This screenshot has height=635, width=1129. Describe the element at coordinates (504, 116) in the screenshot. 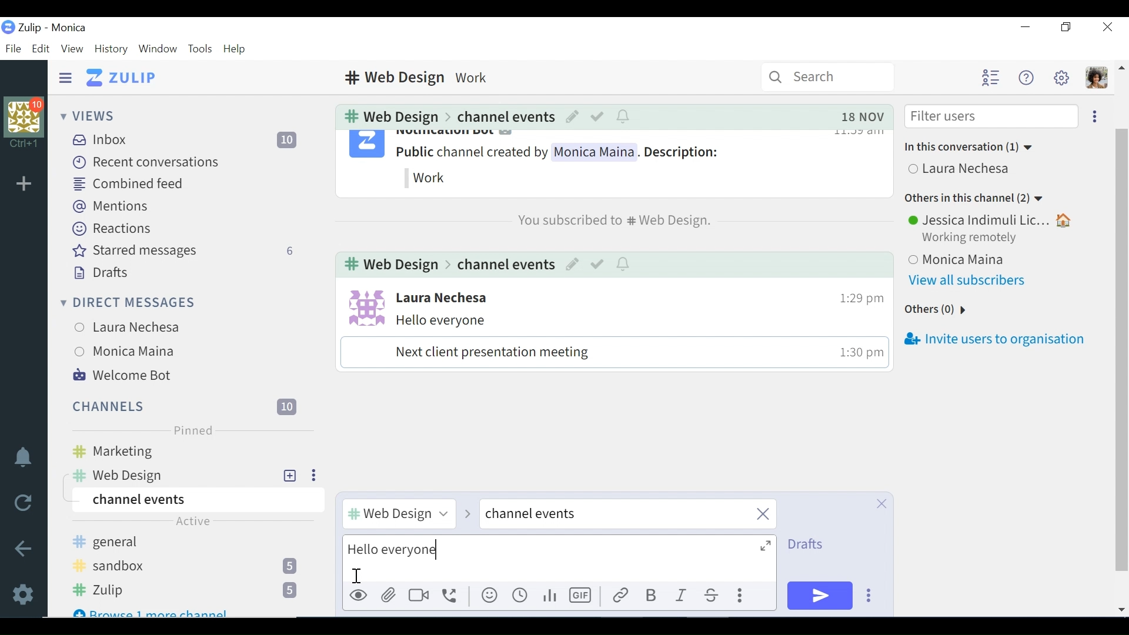

I see `Channel events` at that location.